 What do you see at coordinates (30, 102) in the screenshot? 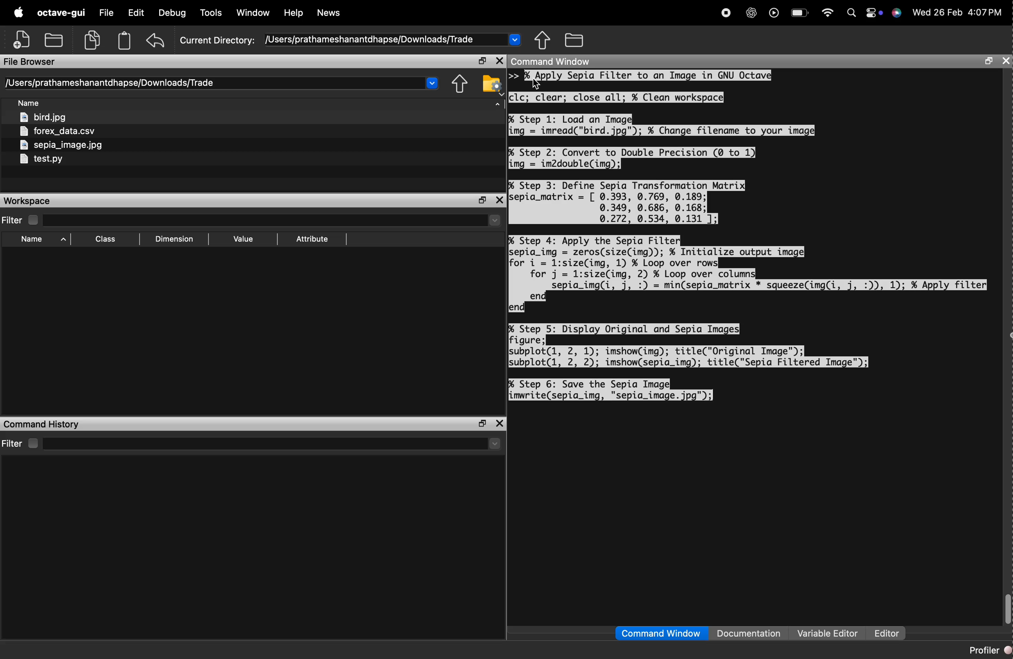
I see `Name` at bounding box center [30, 102].